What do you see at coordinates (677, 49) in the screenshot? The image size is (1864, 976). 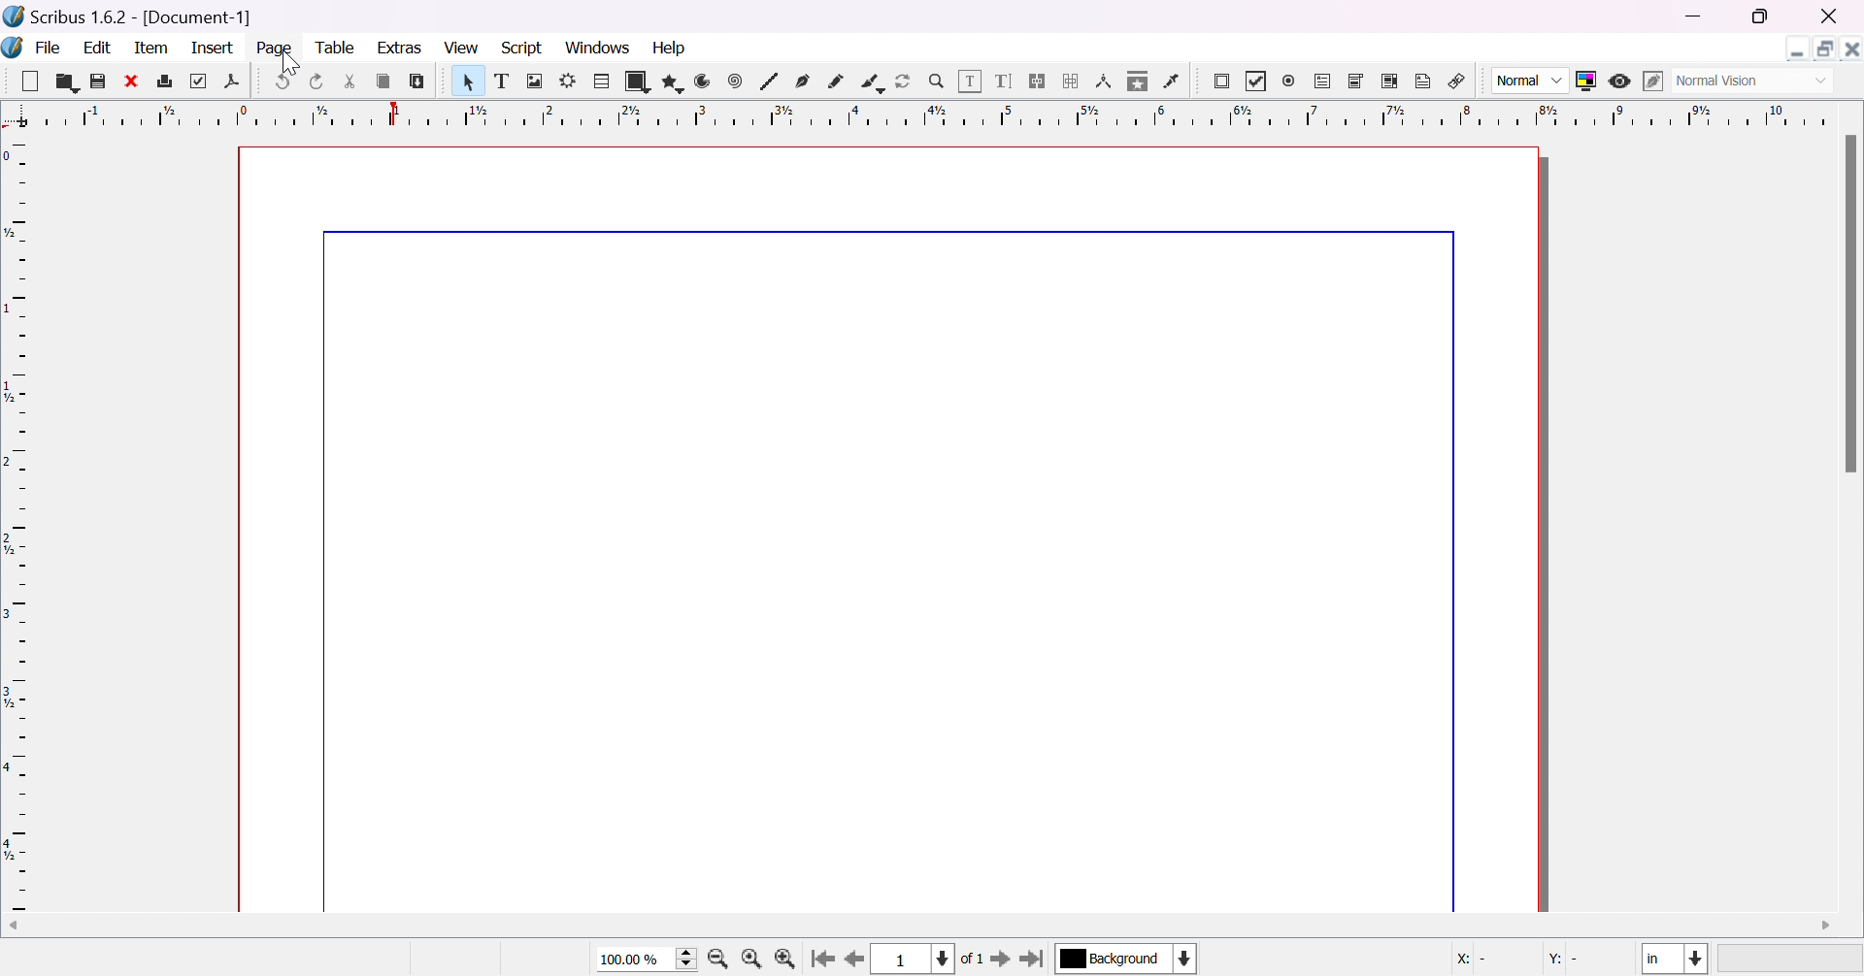 I see `help` at bounding box center [677, 49].